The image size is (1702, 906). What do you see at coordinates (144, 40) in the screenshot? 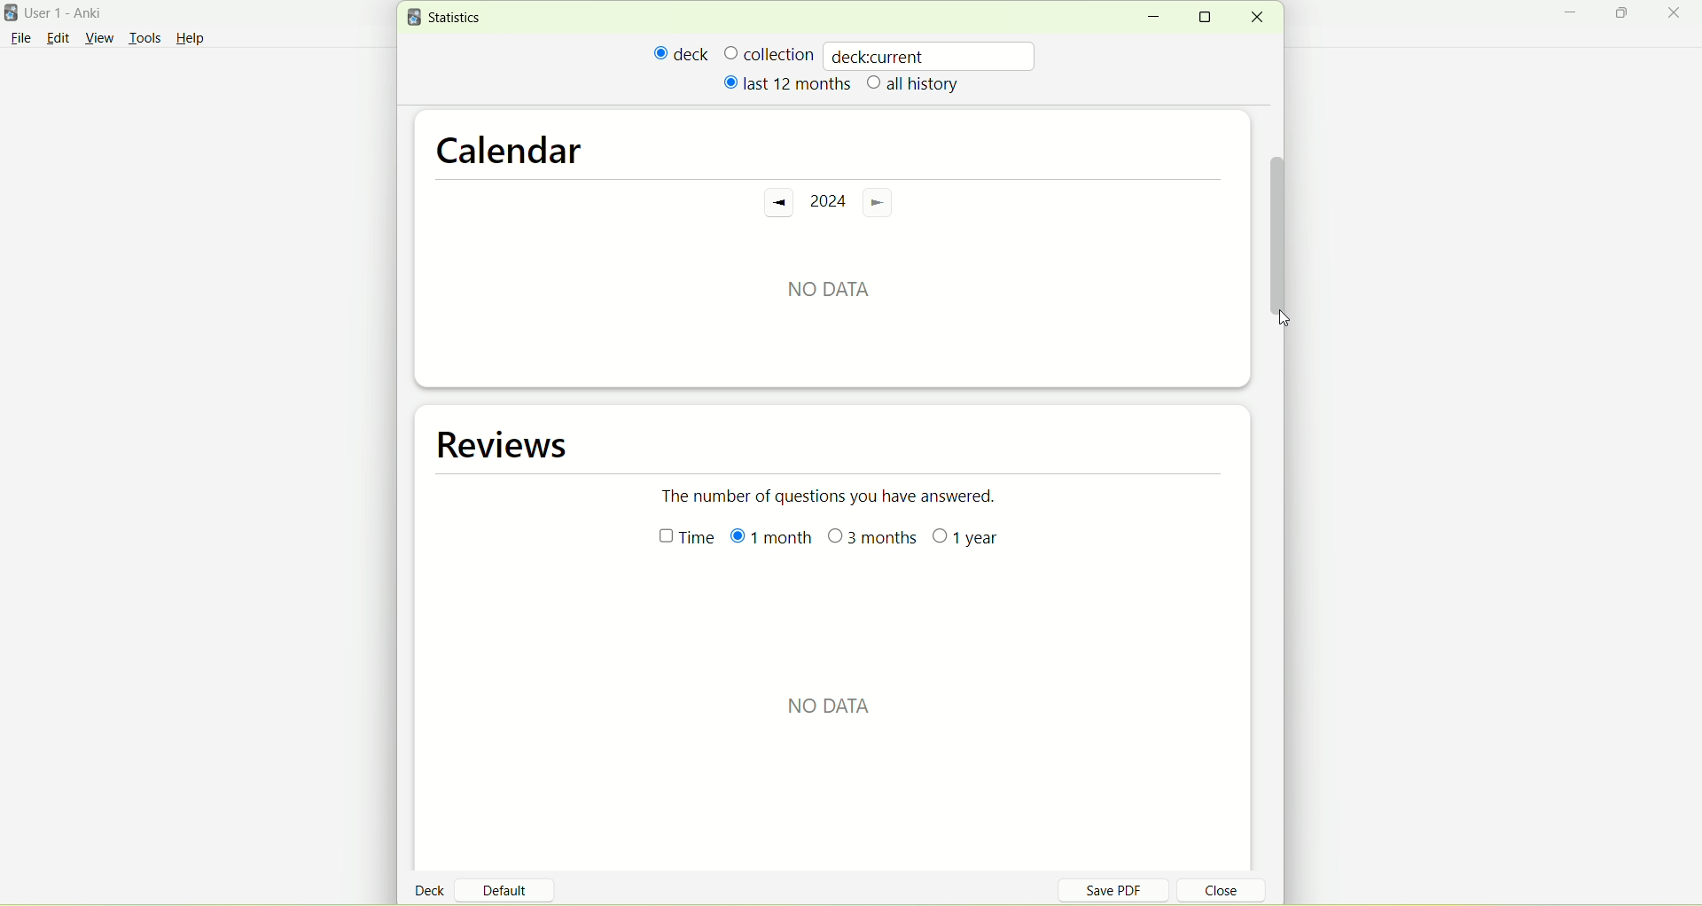
I see `tools` at bounding box center [144, 40].